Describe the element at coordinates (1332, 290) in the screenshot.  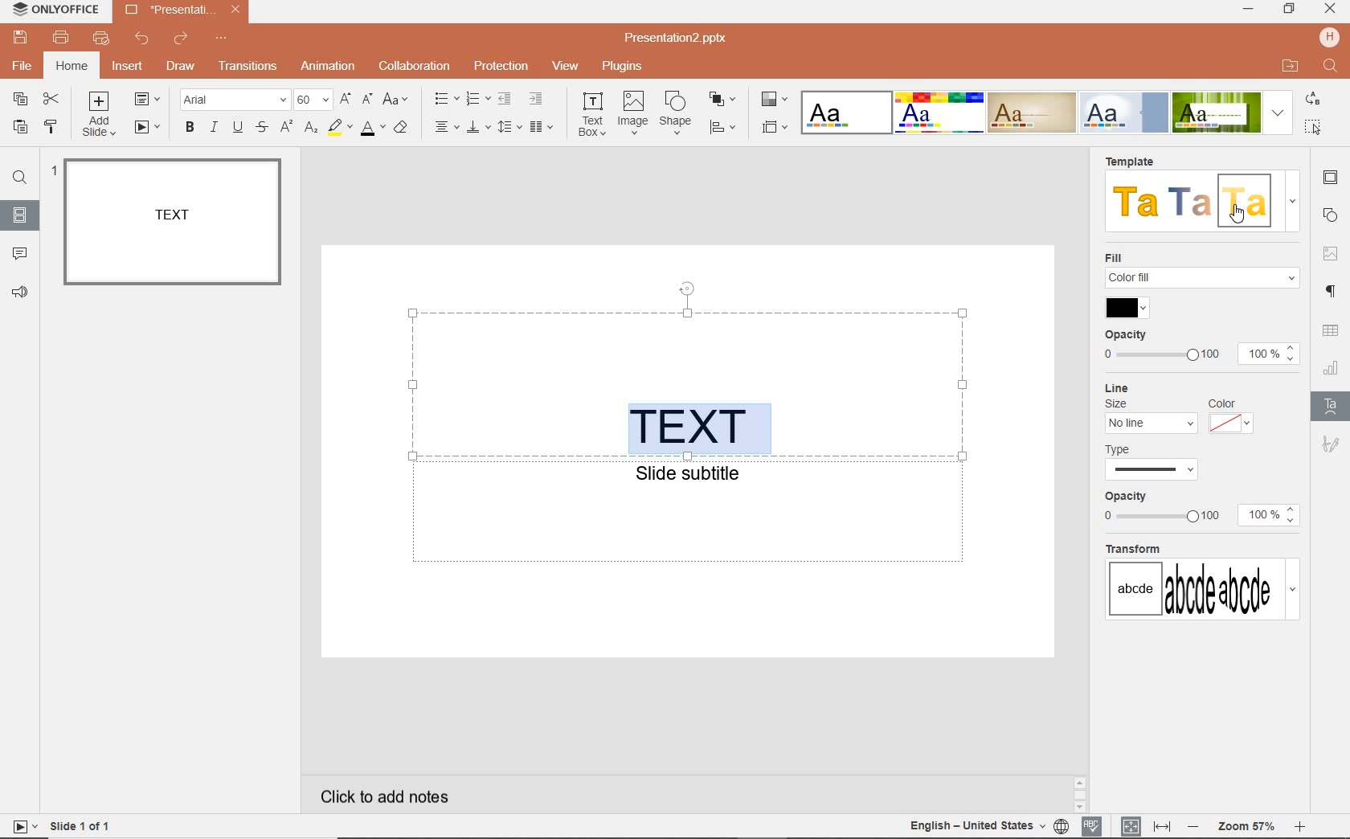
I see `PARAGRAPH SETTINGS` at that location.